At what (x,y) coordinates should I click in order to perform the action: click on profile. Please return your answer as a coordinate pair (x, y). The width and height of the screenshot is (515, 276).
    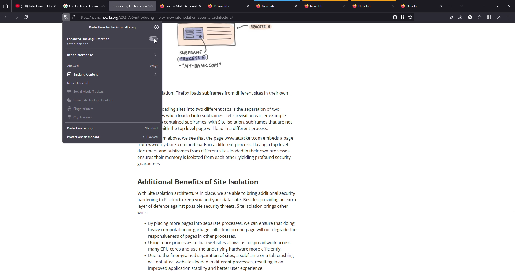
    Looking at the image, I should click on (470, 17).